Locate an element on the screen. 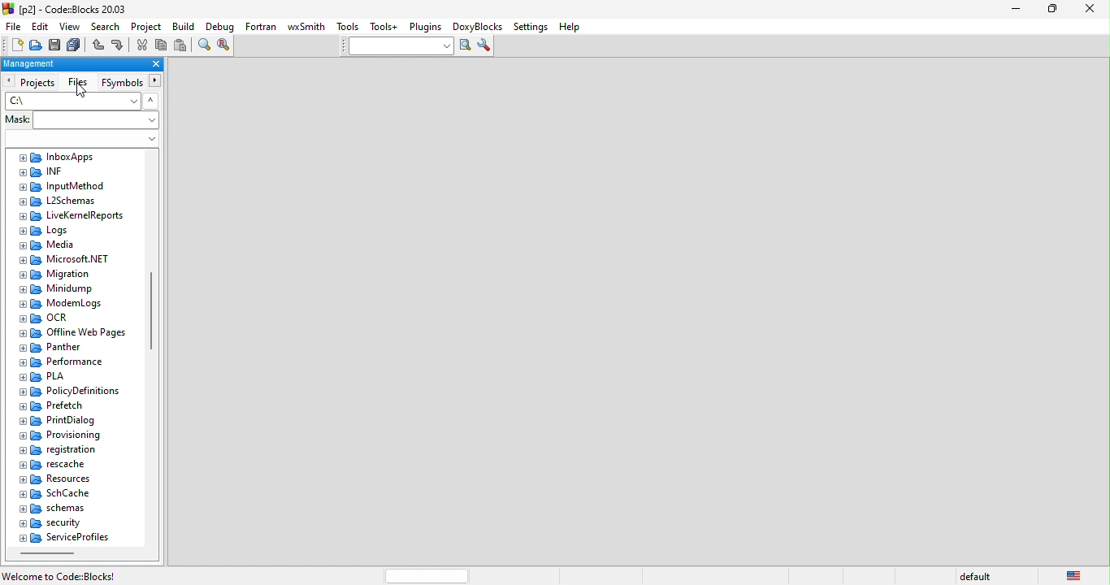  paste is located at coordinates (181, 45).